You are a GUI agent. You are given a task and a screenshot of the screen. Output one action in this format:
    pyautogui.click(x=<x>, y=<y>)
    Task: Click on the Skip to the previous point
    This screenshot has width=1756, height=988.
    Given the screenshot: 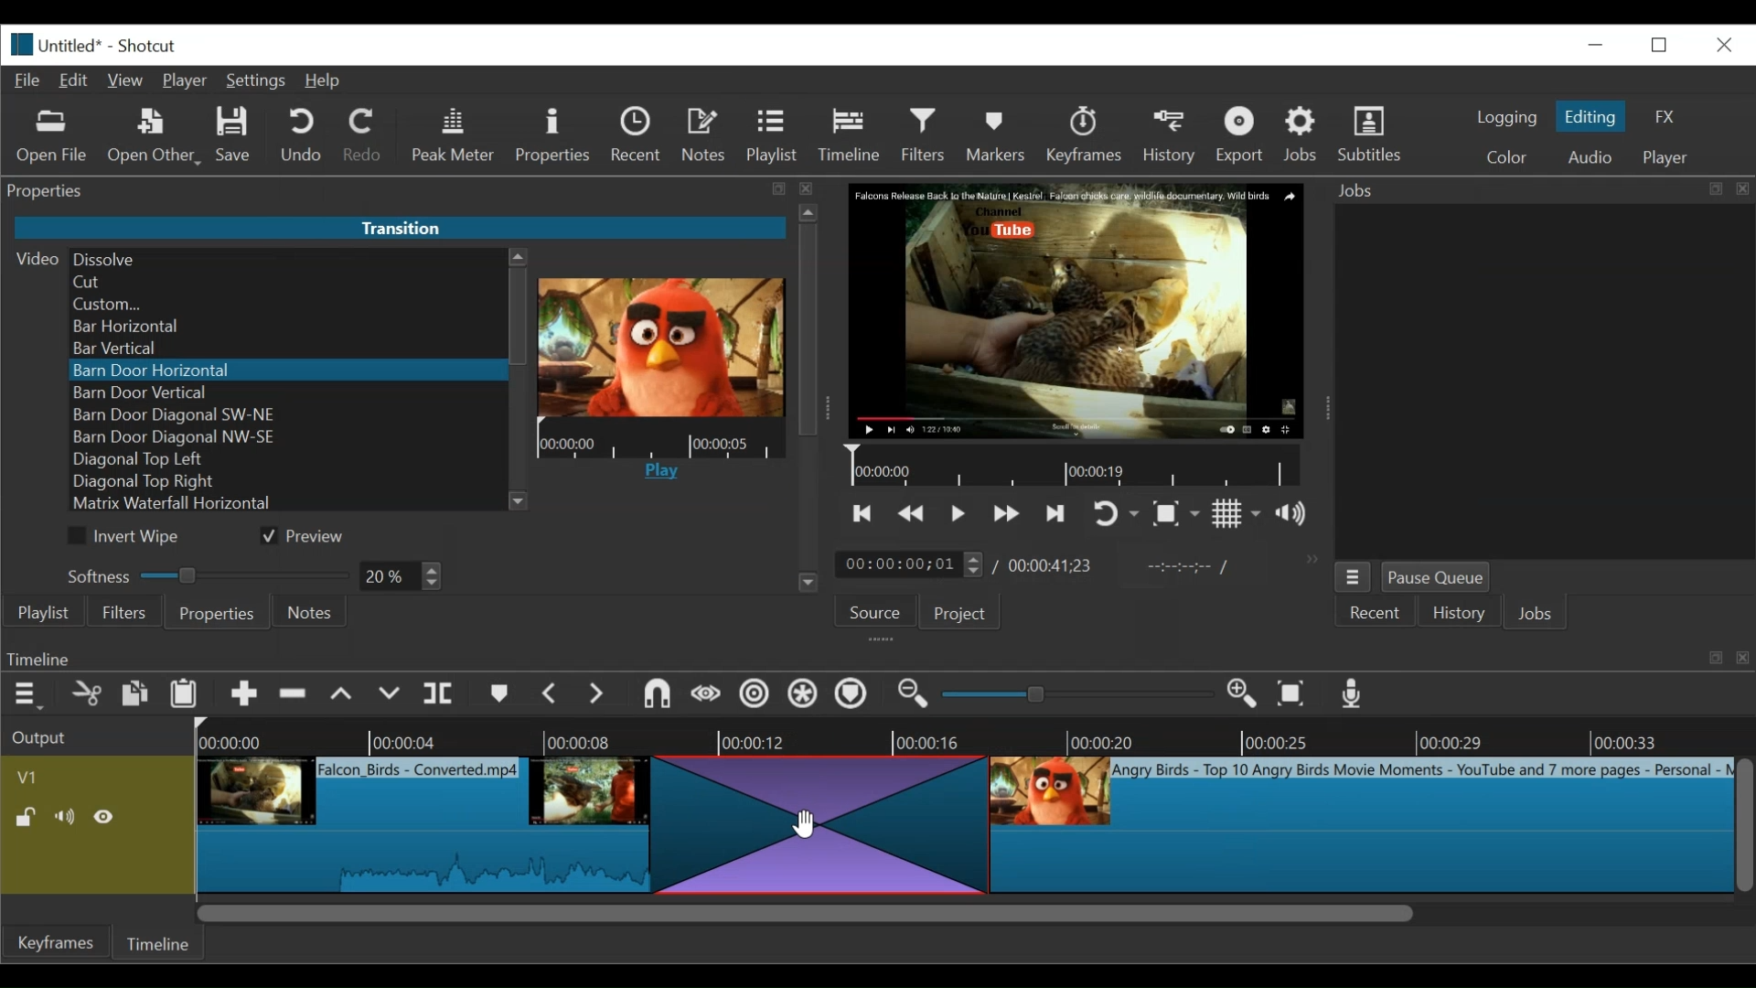 What is the action you would take?
    pyautogui.click(x=861, y=515)
    